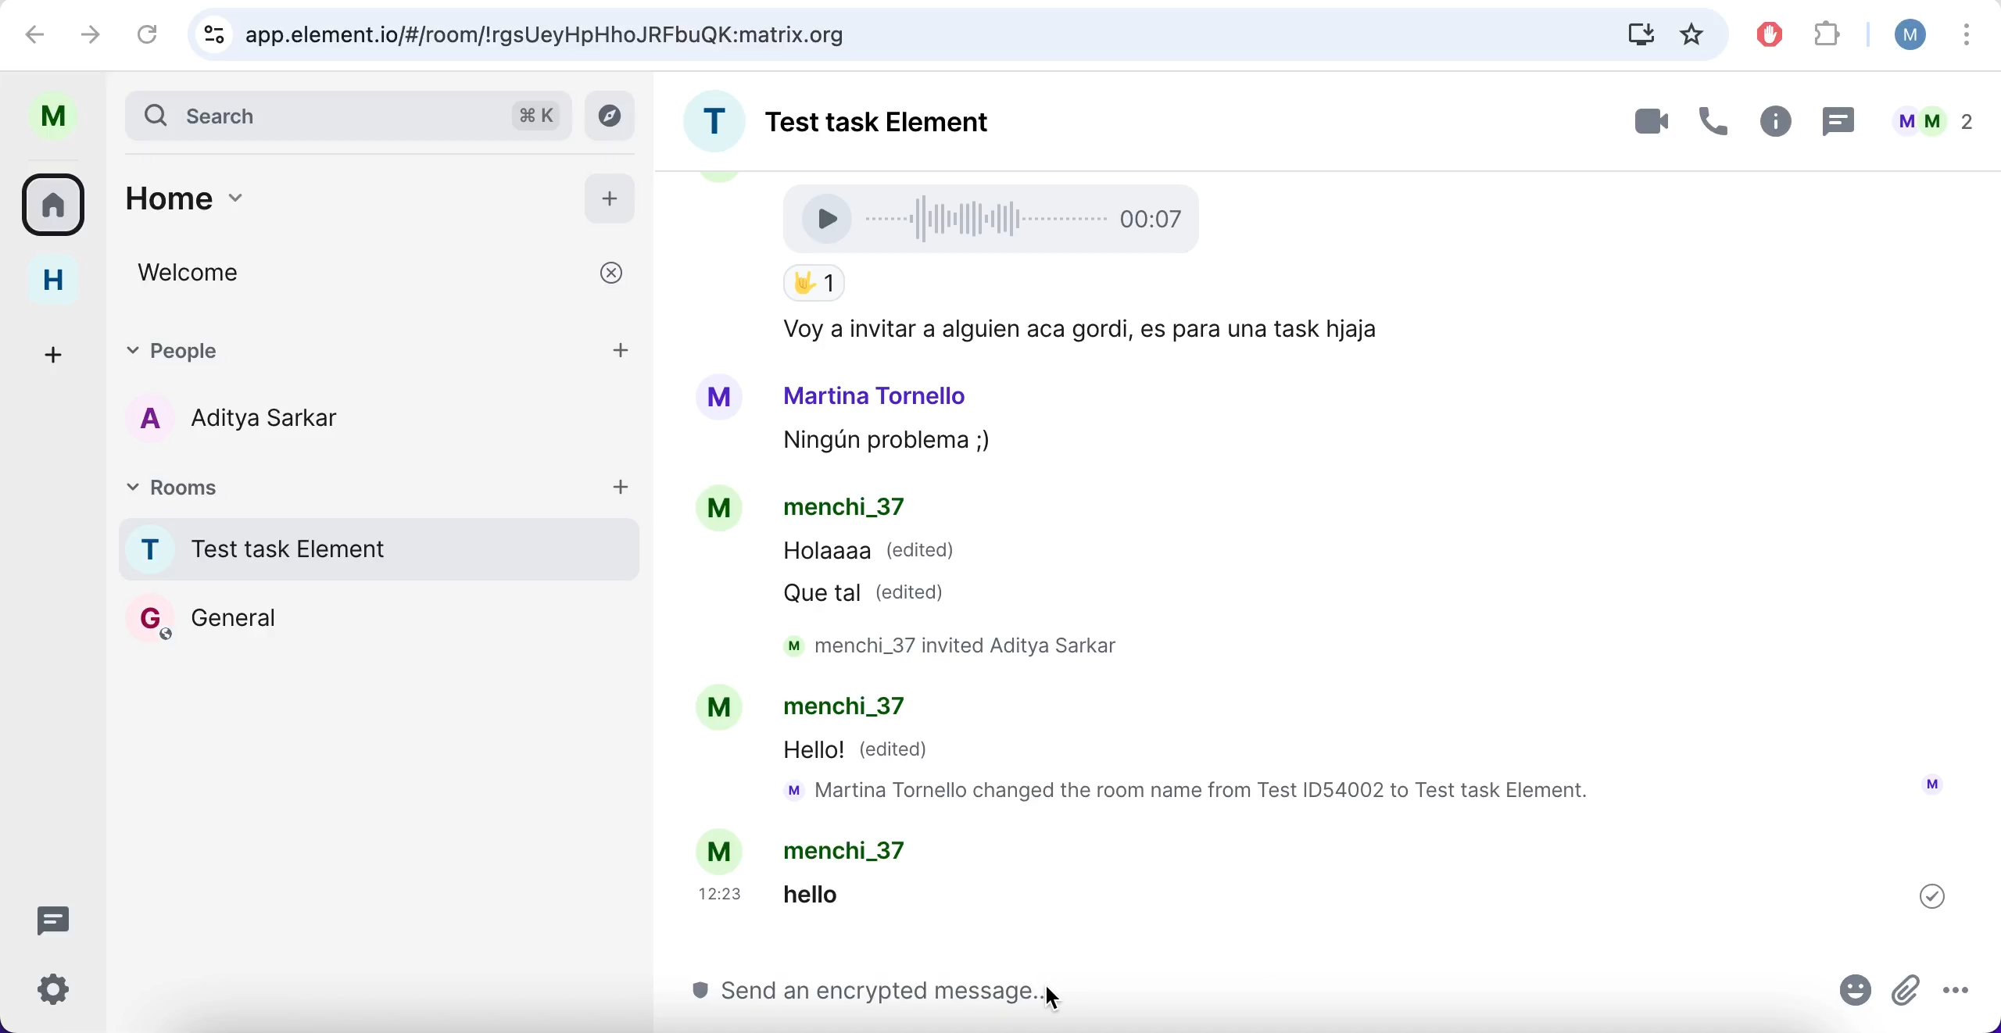  Describe the element at coordinates (1709, 126) in the screenshot. I see `voice call` at that location.